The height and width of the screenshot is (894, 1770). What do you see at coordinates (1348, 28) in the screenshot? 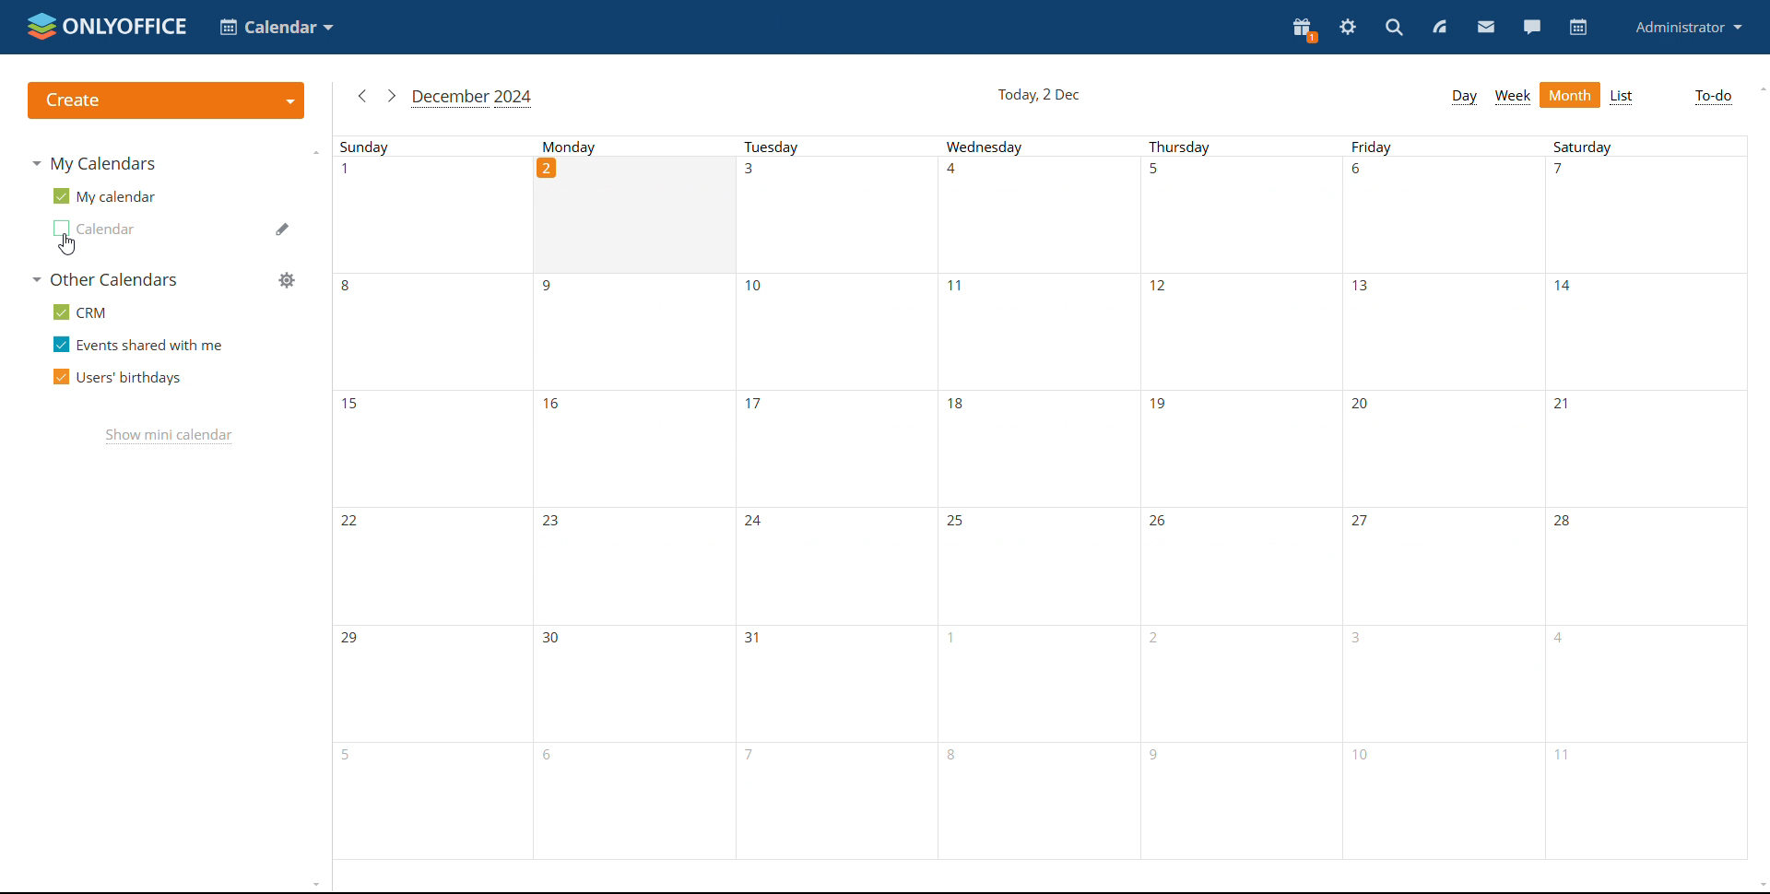
I see `settings` at bounding box center [1348, 28].